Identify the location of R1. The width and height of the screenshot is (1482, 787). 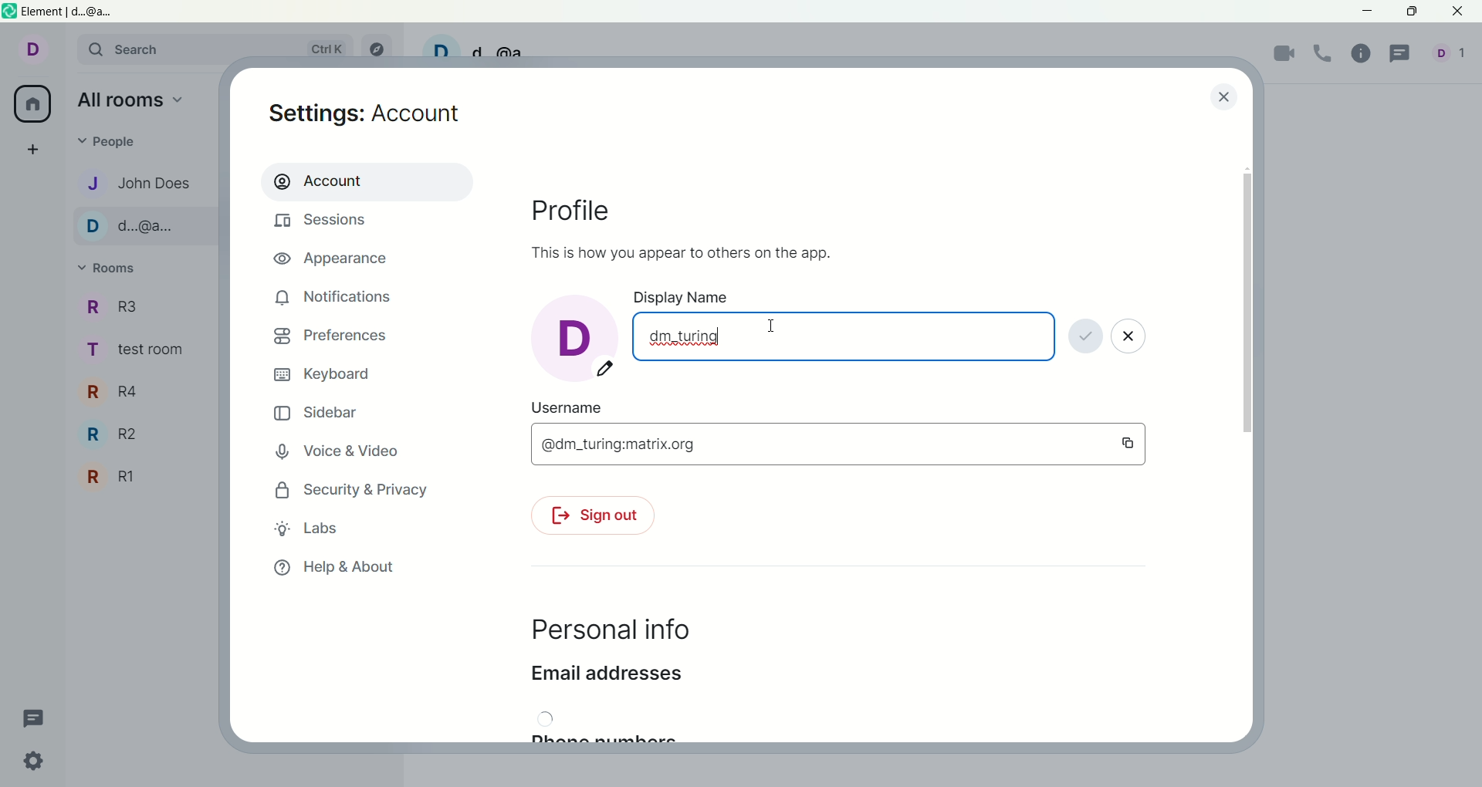
(113, 477).